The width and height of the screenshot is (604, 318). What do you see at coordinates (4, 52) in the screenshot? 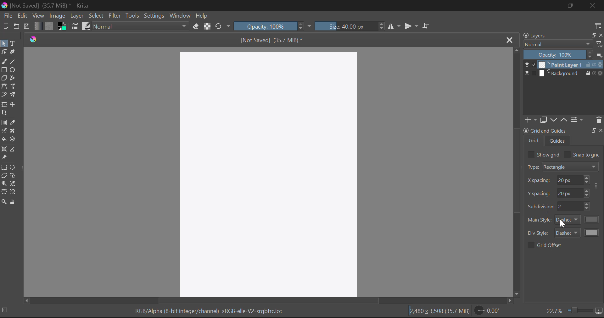
I see `Edit Shapes` at bounding box center [4, 52].